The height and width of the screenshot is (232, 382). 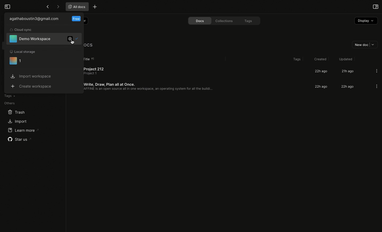 I want to click on 22h ago, so click(x=320, y=71).